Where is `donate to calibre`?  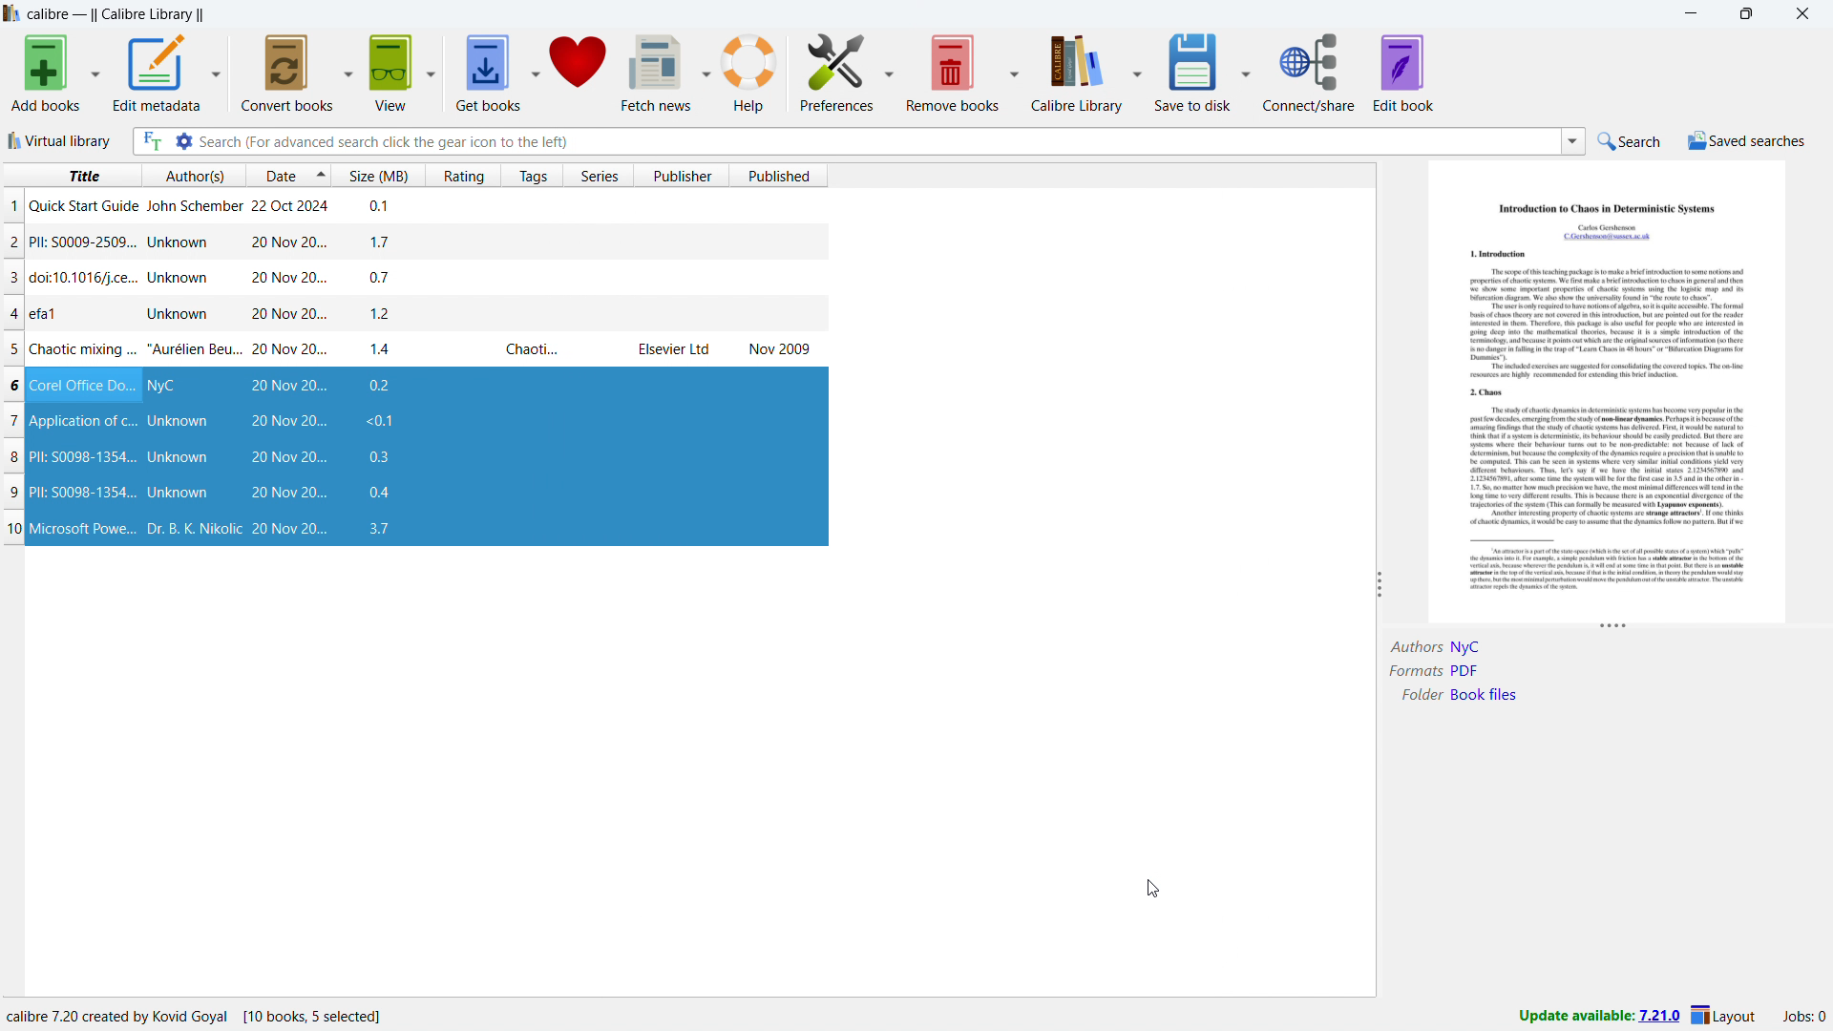 donate to calibre is located at coordinates (579, 70).